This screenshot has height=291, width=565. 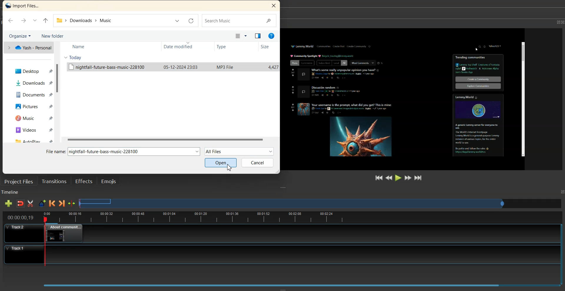 What do you see at coordinates (229, 167) in the screenshot?
I see `Cursor` at bounding box center [229, 167].